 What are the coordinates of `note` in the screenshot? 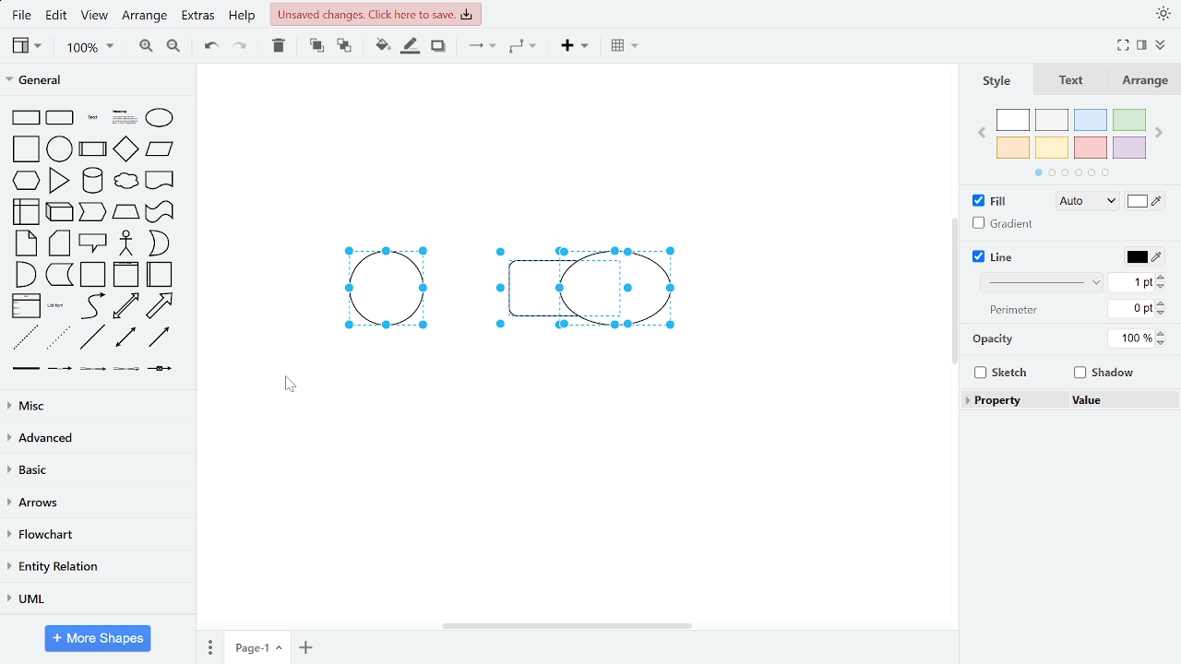 It's located at (26, 243).